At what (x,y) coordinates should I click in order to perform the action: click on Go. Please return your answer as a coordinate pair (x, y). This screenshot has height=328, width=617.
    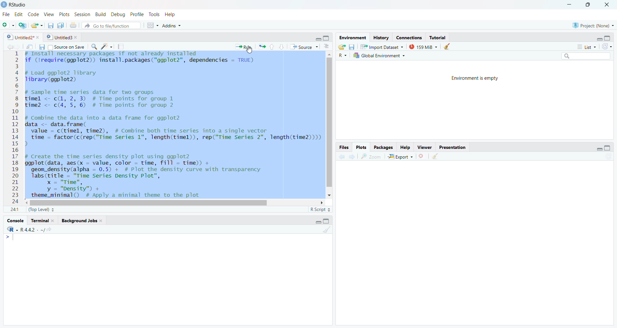
    Looking at the image, I should click on (52, 230).